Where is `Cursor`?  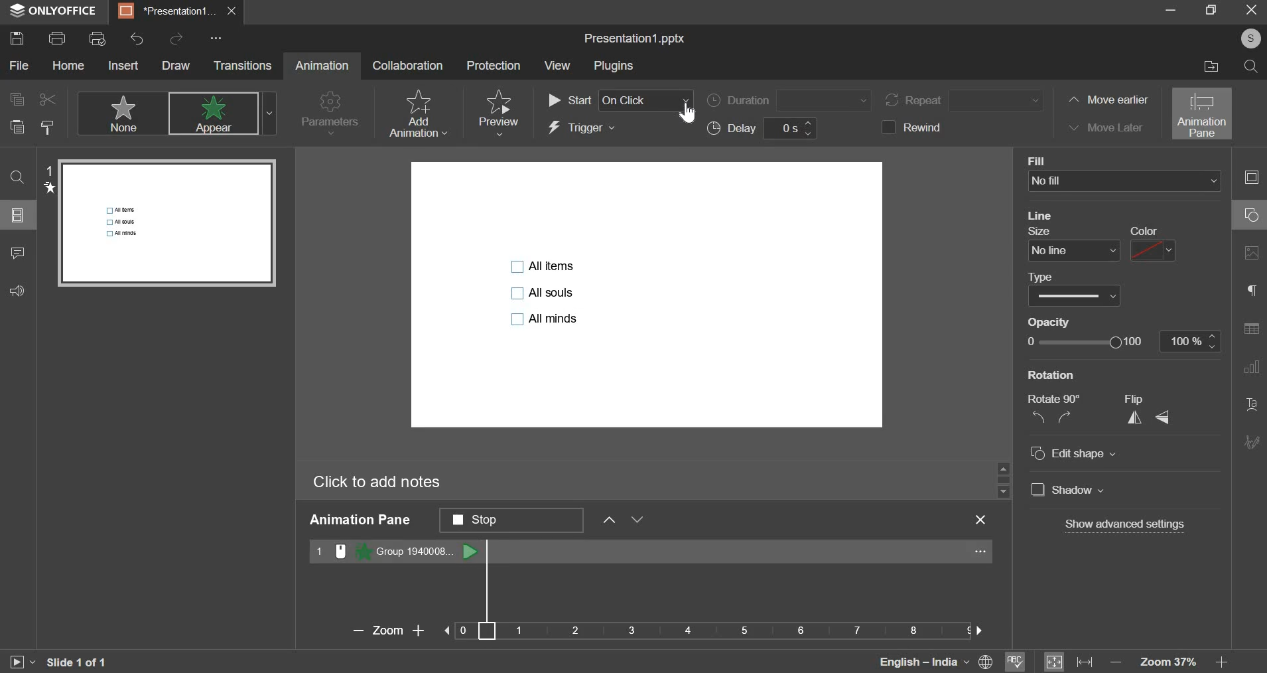
Cursor is located at coordinates (687, 111).